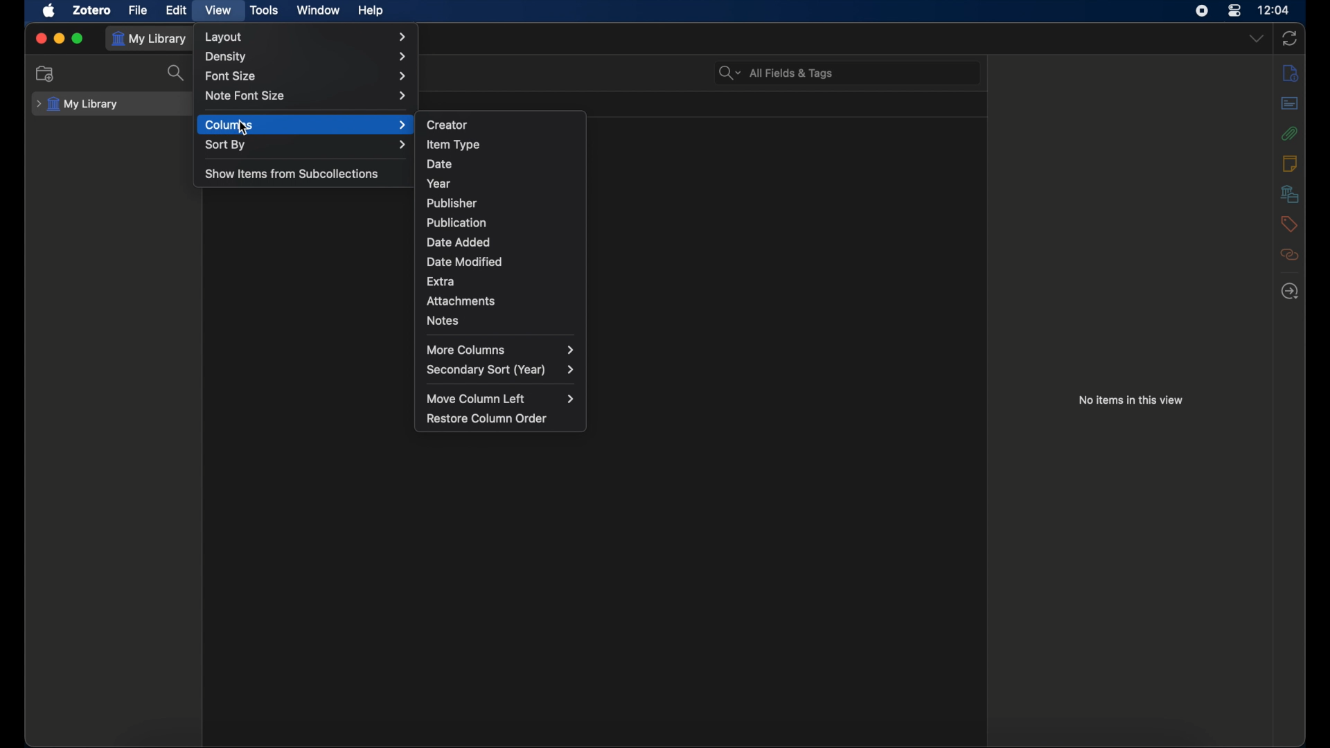 The image size is (1330, 748). What do you see at coordinates (306, 125) in the screenshot?
I see `columns` at bounding box center [306, 125].